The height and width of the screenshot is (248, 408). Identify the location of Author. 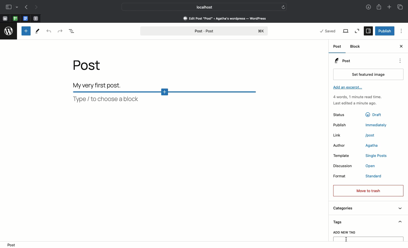
(341, 145).